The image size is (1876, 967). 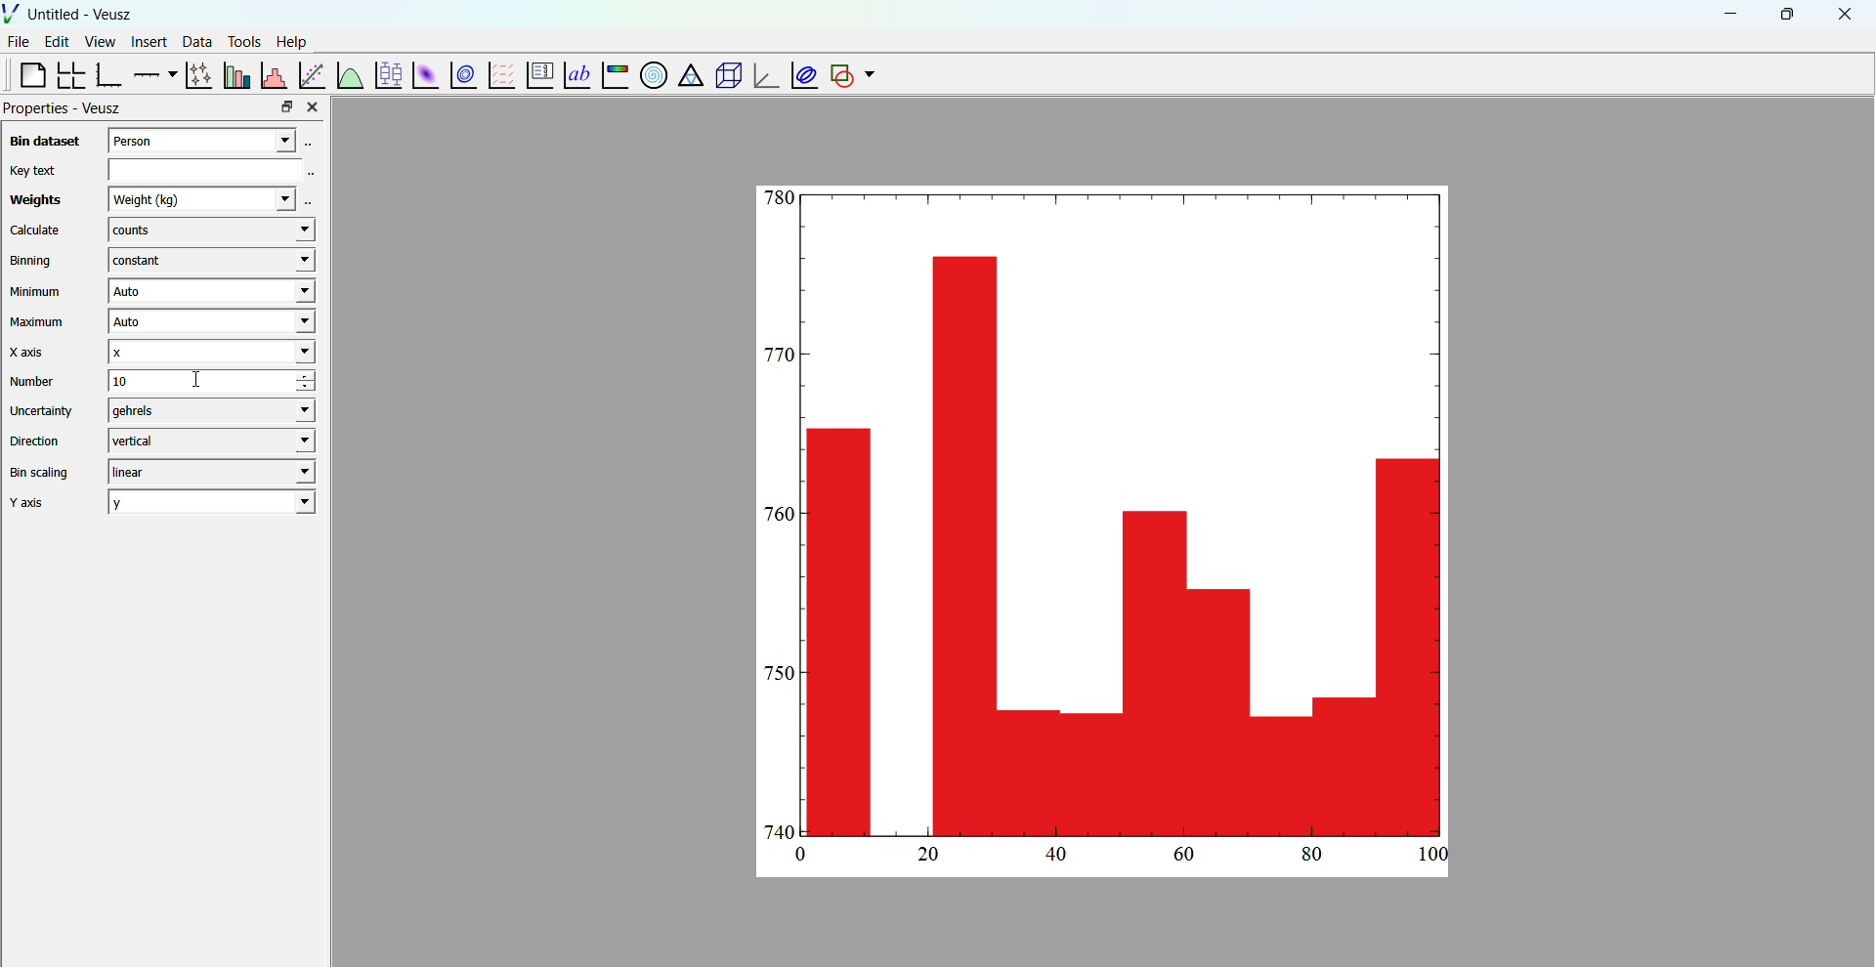 What do you see at coordinates (763, 77) in the screenshot?
I see `3d graph` at bounding box center [763, 77].